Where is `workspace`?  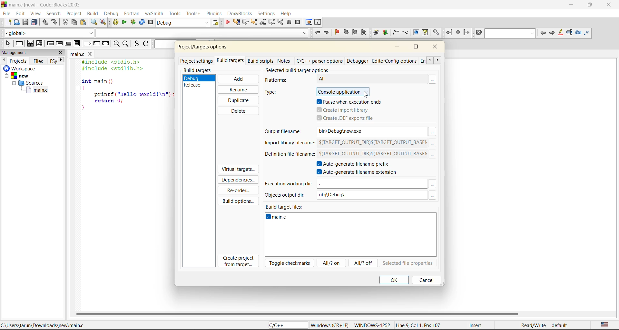
workspace is located at coordinates (27, 68).